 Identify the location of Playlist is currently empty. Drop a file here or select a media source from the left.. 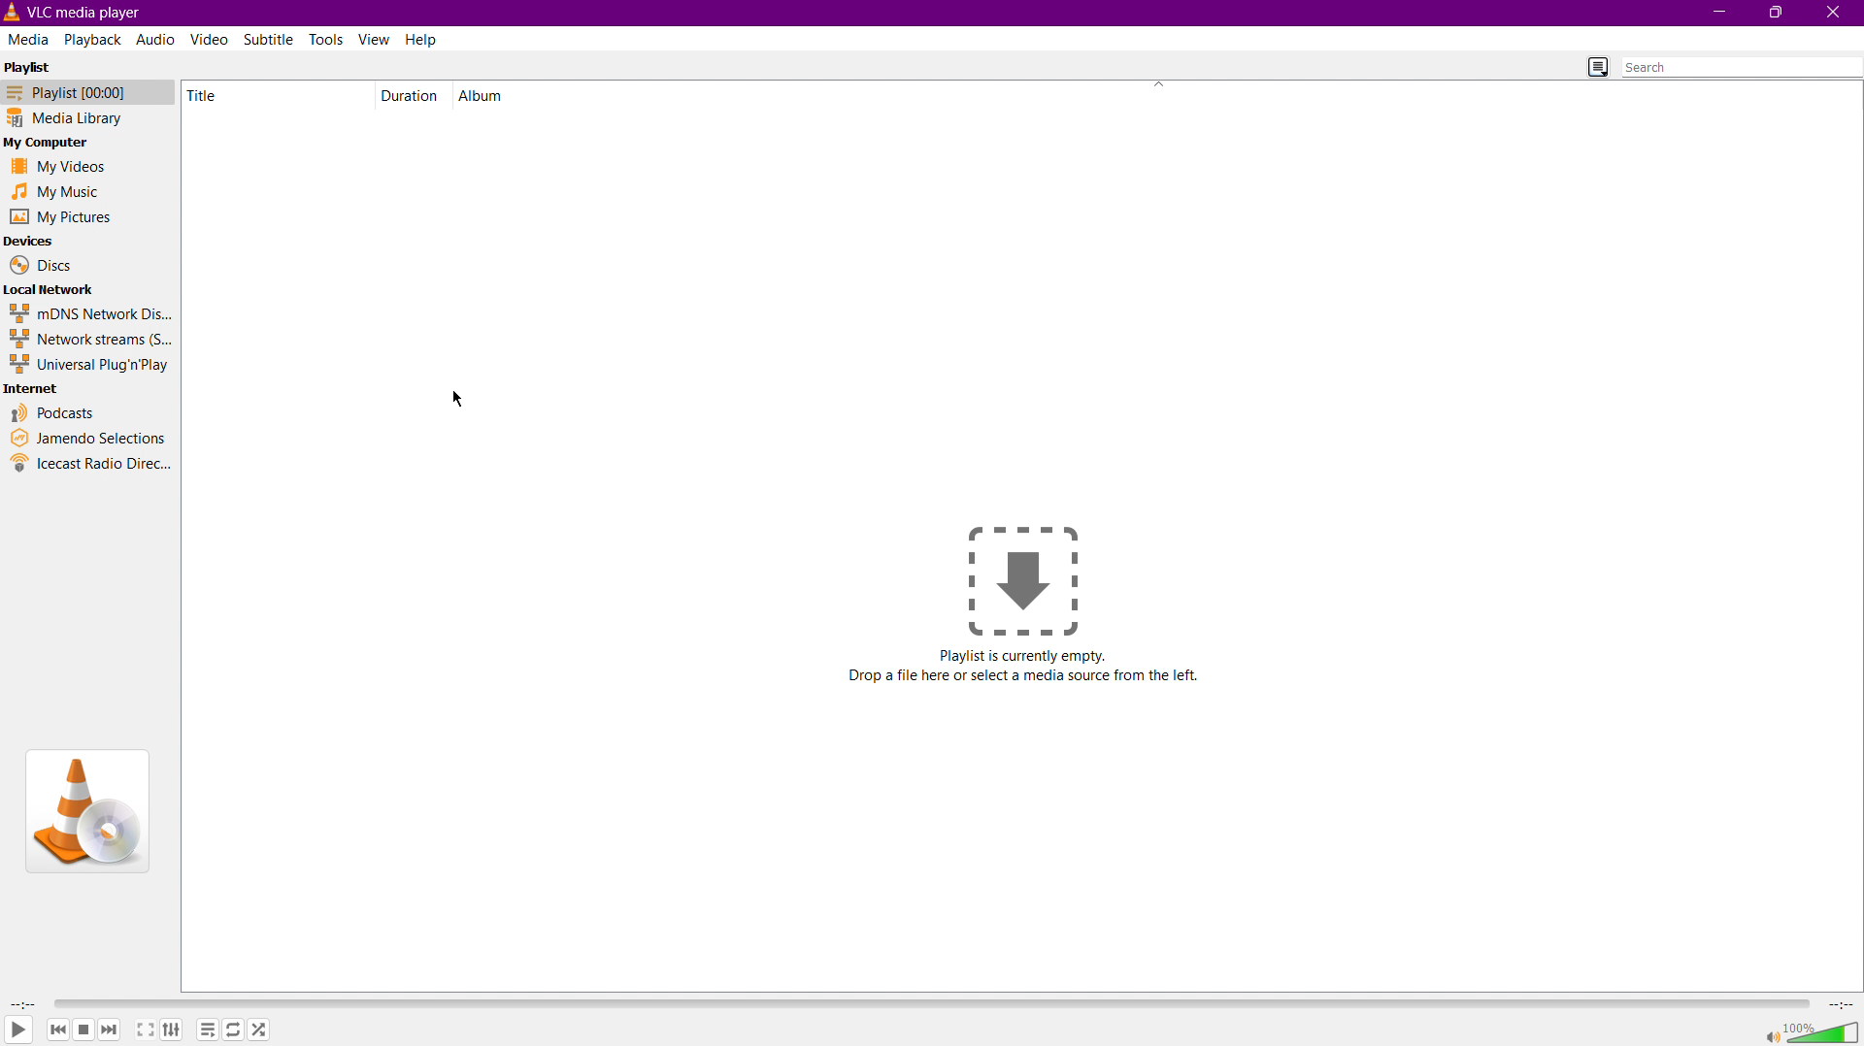
(1031, 668).